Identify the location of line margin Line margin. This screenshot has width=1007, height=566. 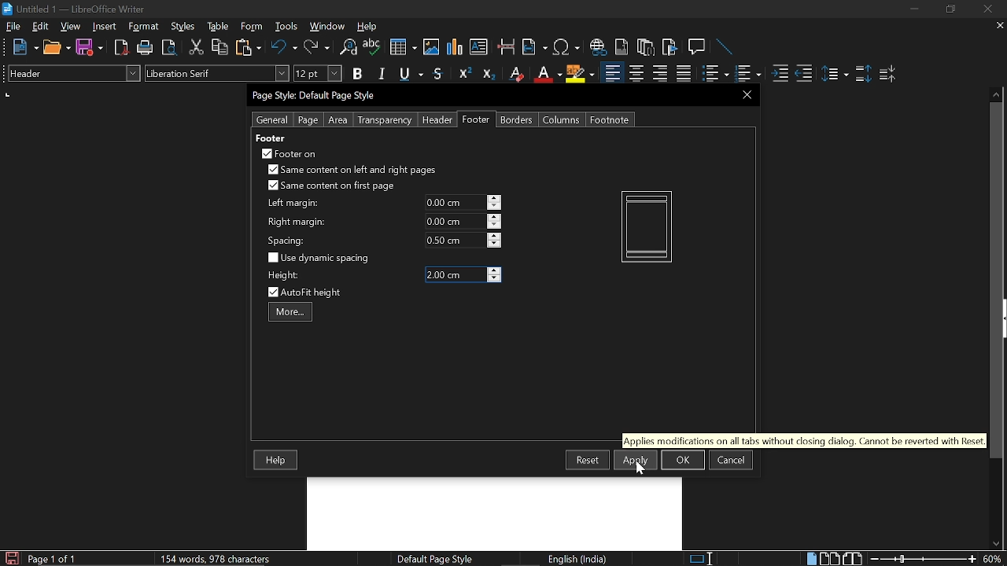
(454, 203).